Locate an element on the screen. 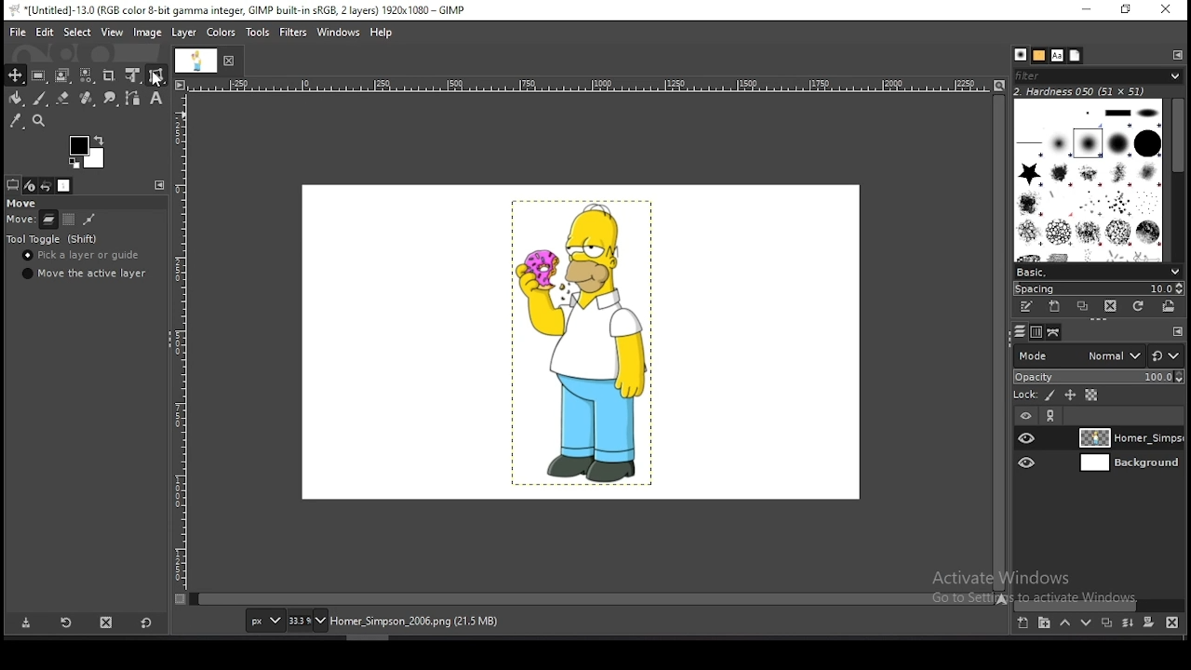  color picker tool is located at coordinates (16, 120).